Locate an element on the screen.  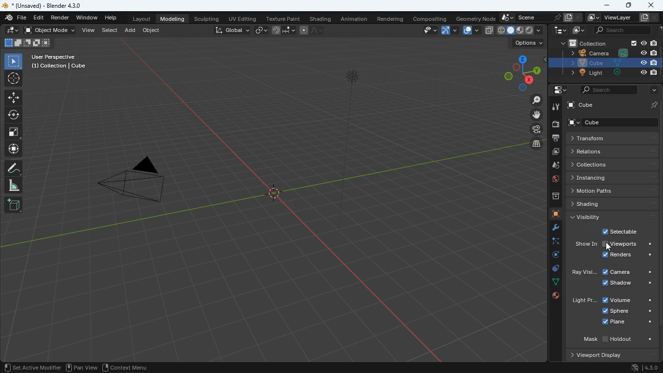
public is located at coordinates (553, 295).